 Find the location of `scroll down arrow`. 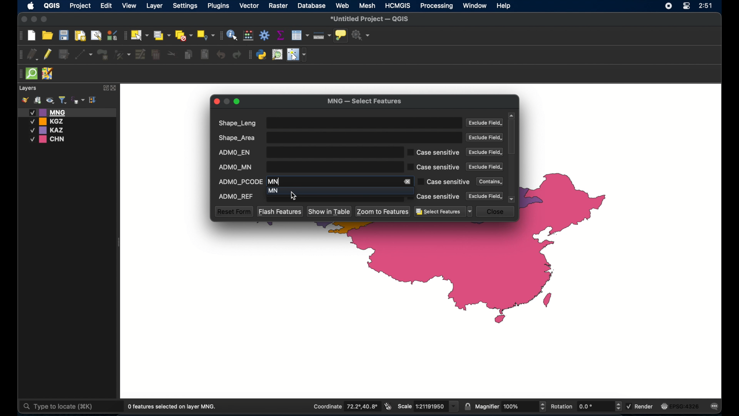

scroll down arrow is located at coordinates (512, 199).